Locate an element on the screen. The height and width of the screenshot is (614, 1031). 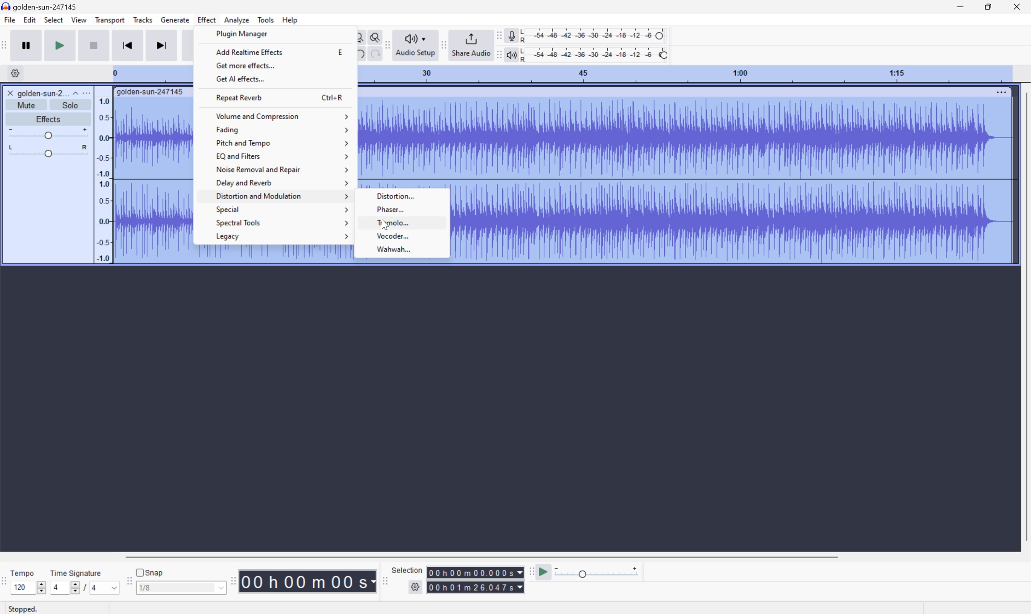
Selection is located at coordinates (475, 572).